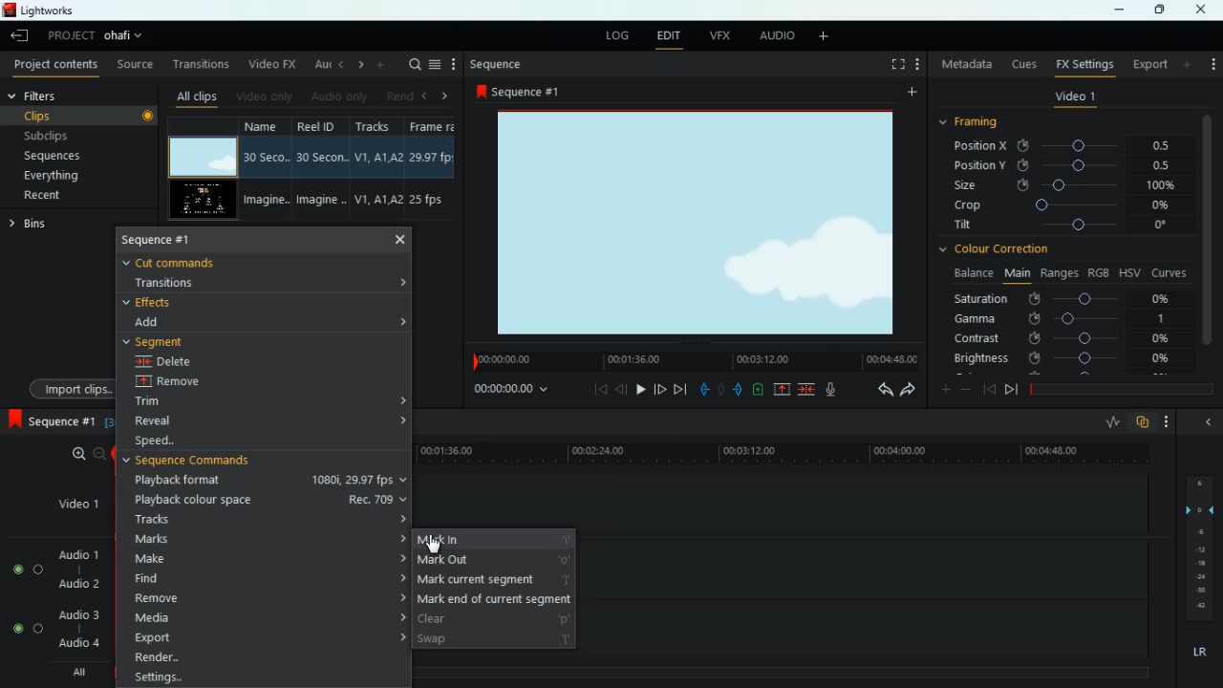  I want to click on framing, so click(971, 122).